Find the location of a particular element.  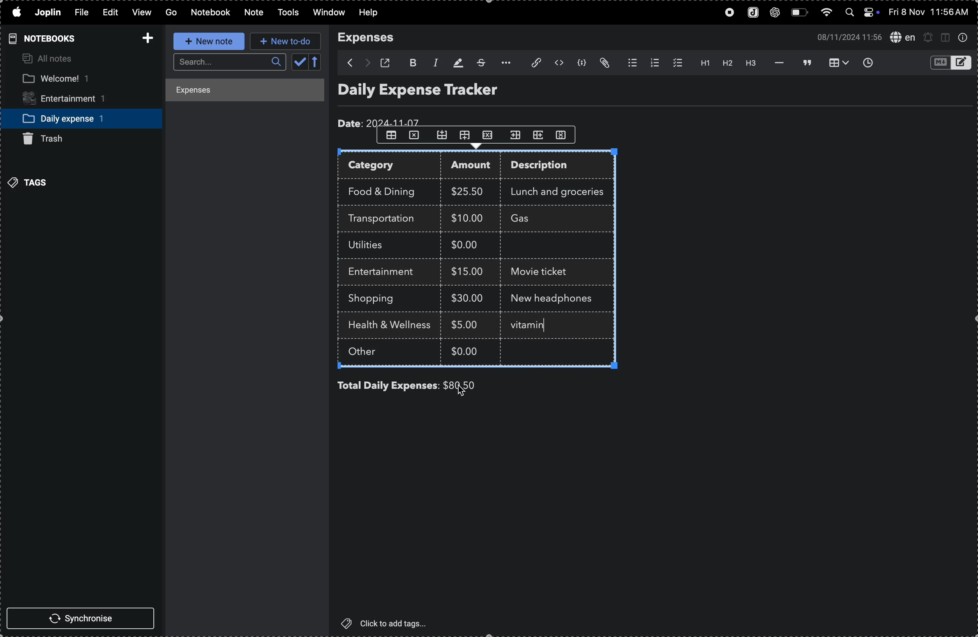

alerts is located at coordinates (928, 37).